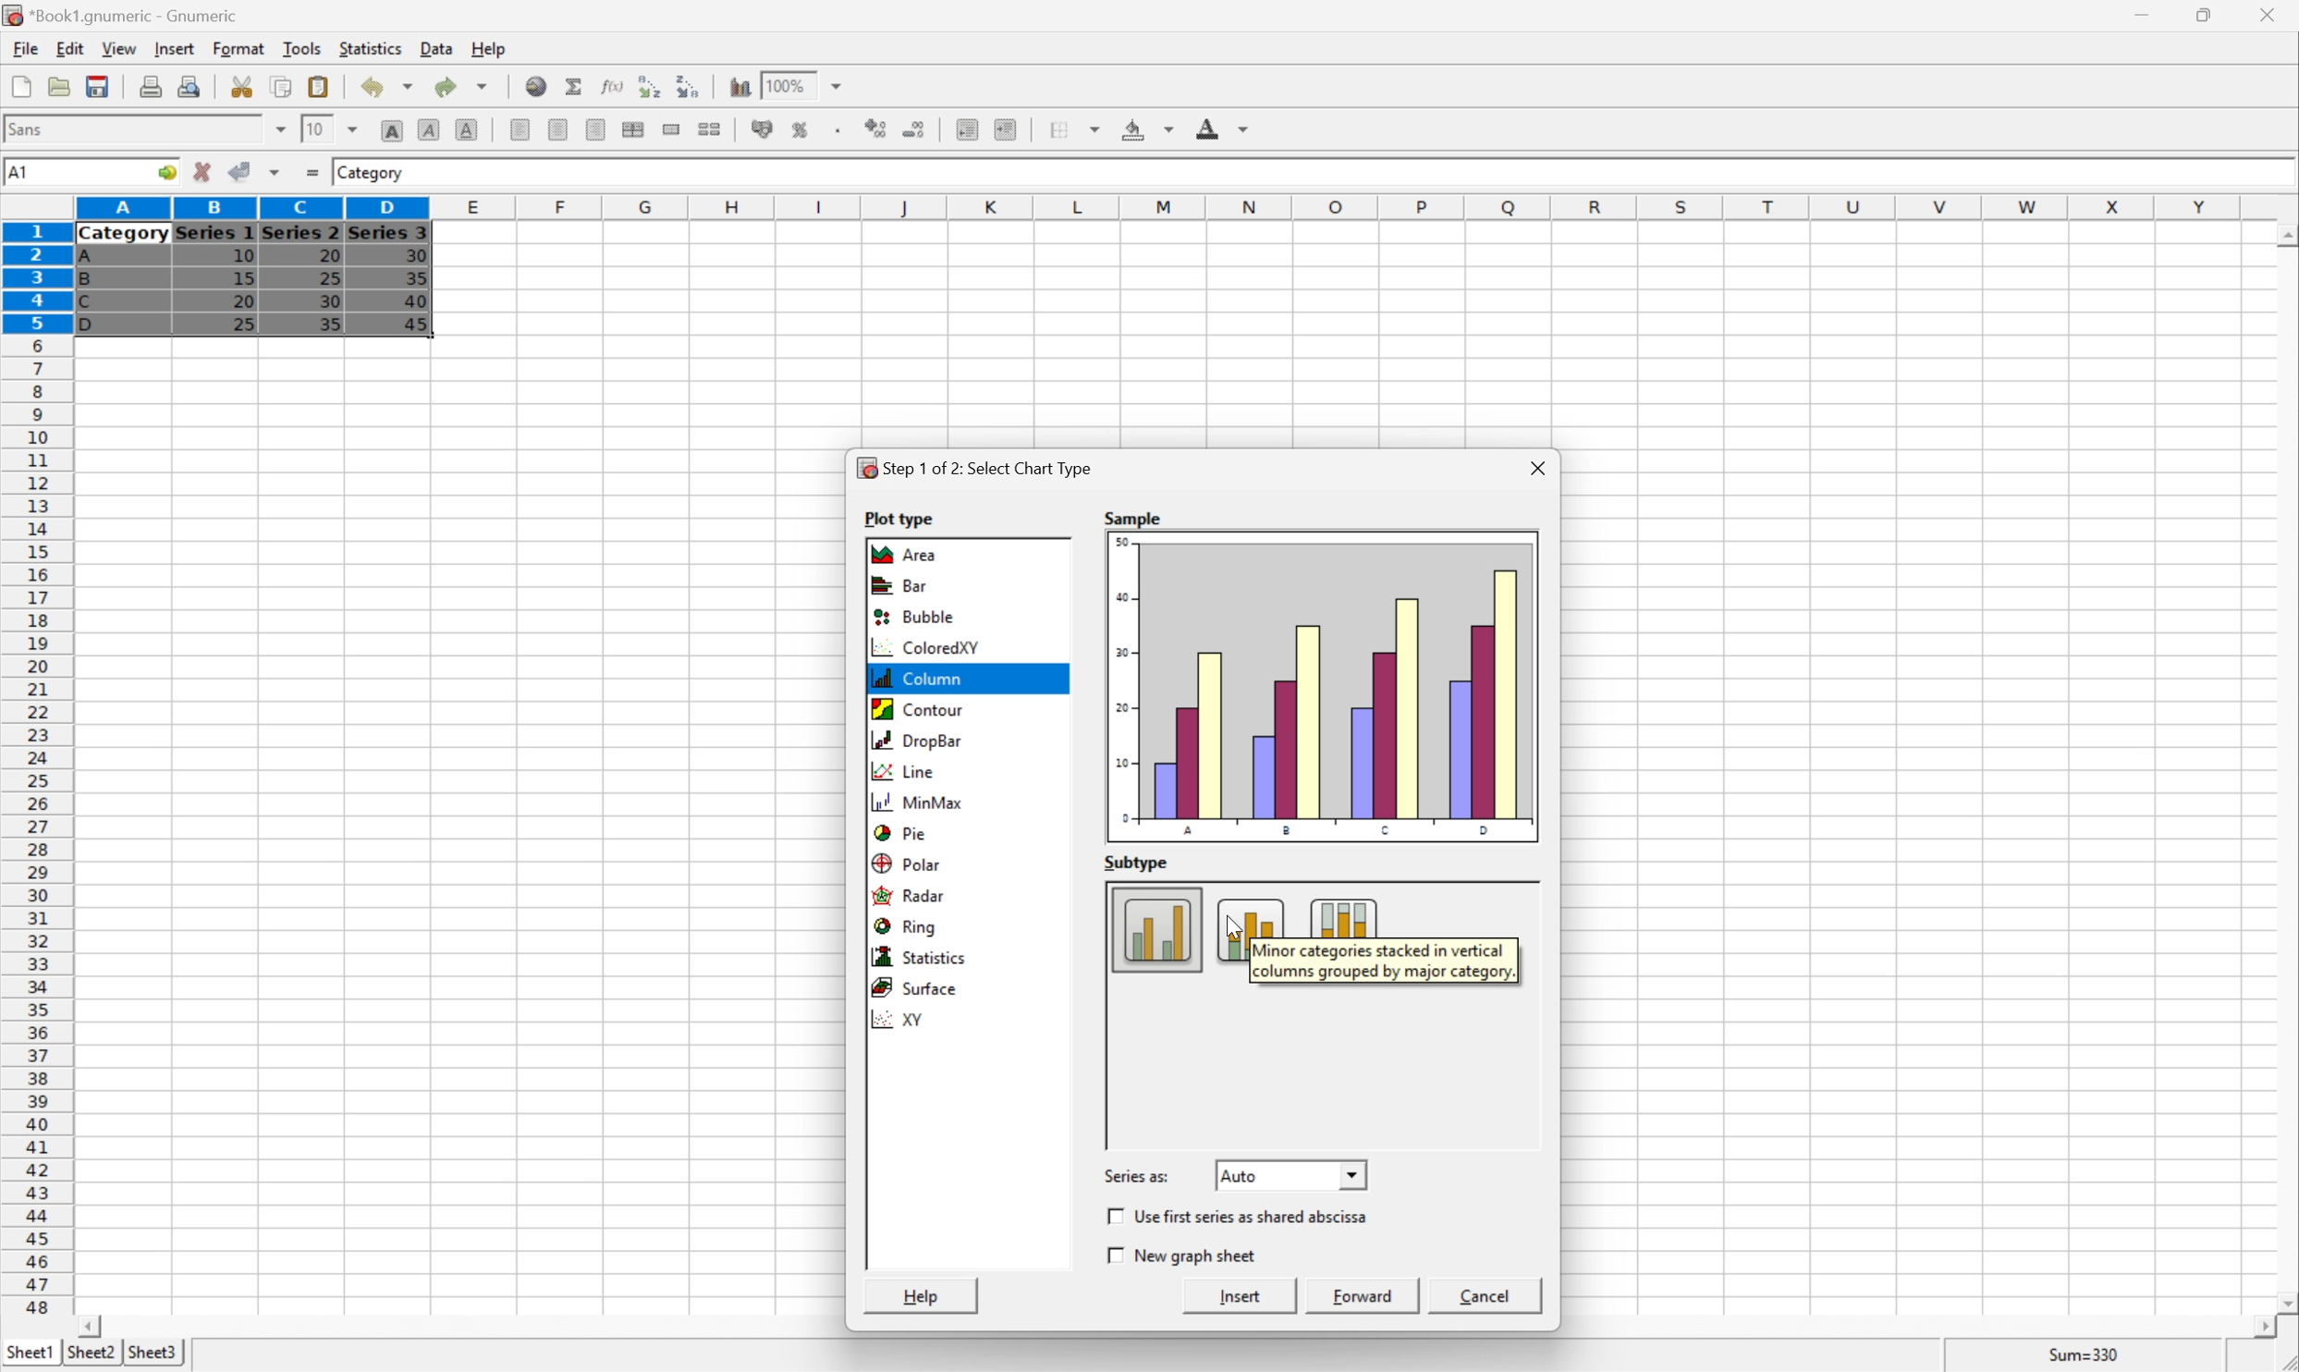  I want to click on Borders, so click(1080, 128).